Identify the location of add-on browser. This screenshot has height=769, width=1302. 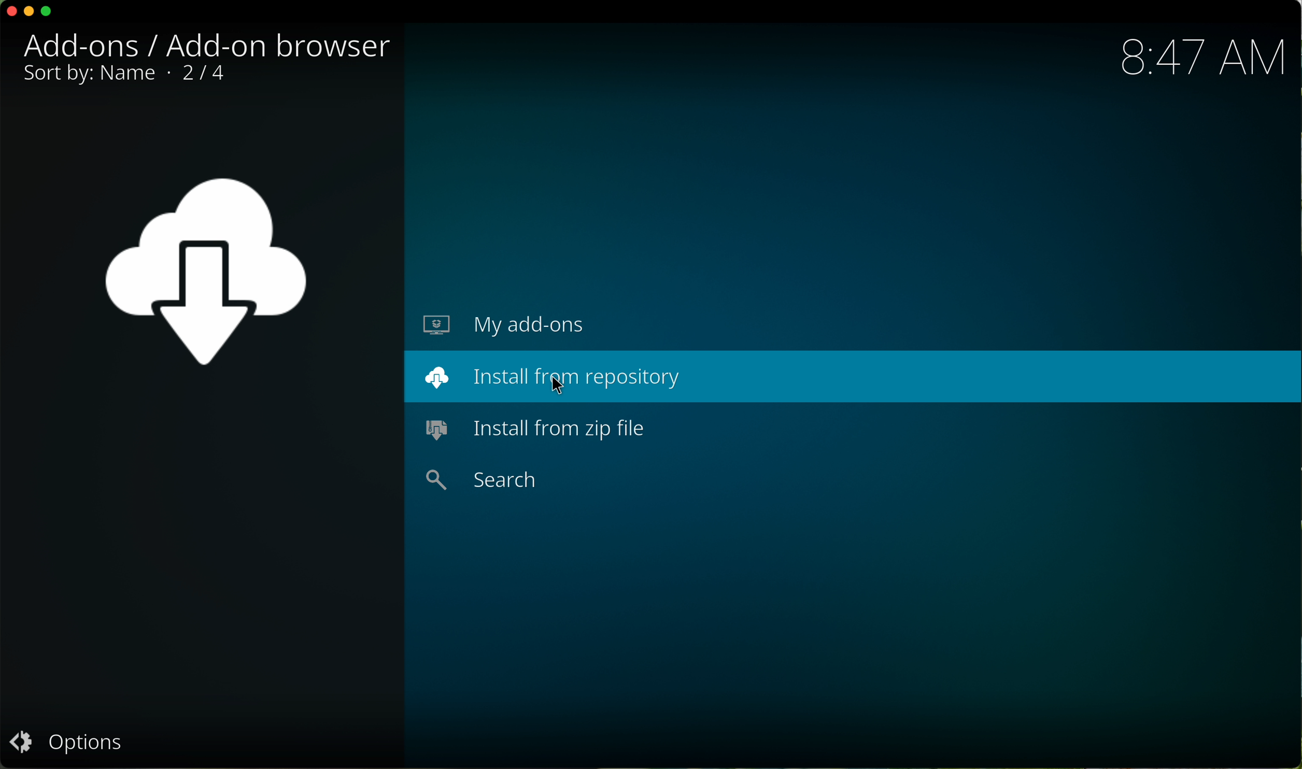
(280, 46).